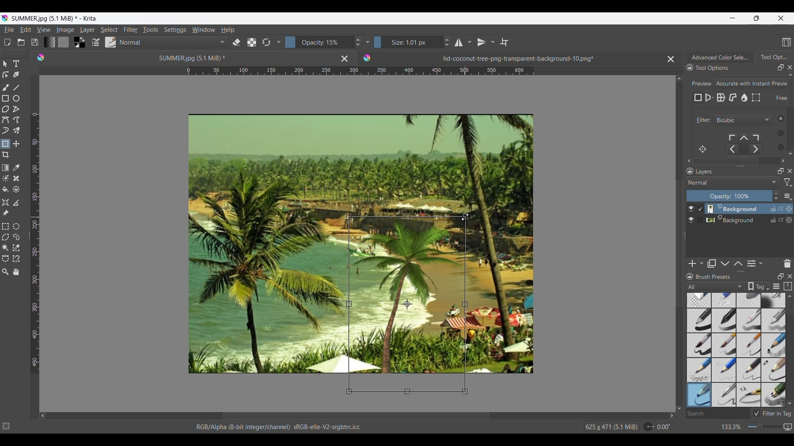 The height and width of the screenshot is (446, 794). Describe the element at coordinates (781, 171) in the screenshot. I see `Float layers panel` at that location.